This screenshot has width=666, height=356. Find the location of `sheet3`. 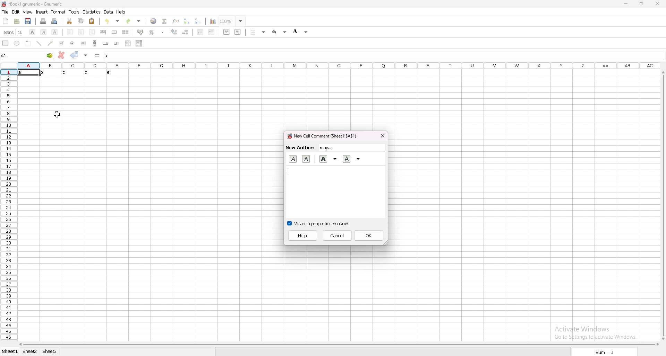

sheet3 is located at coordinates (52, 353).